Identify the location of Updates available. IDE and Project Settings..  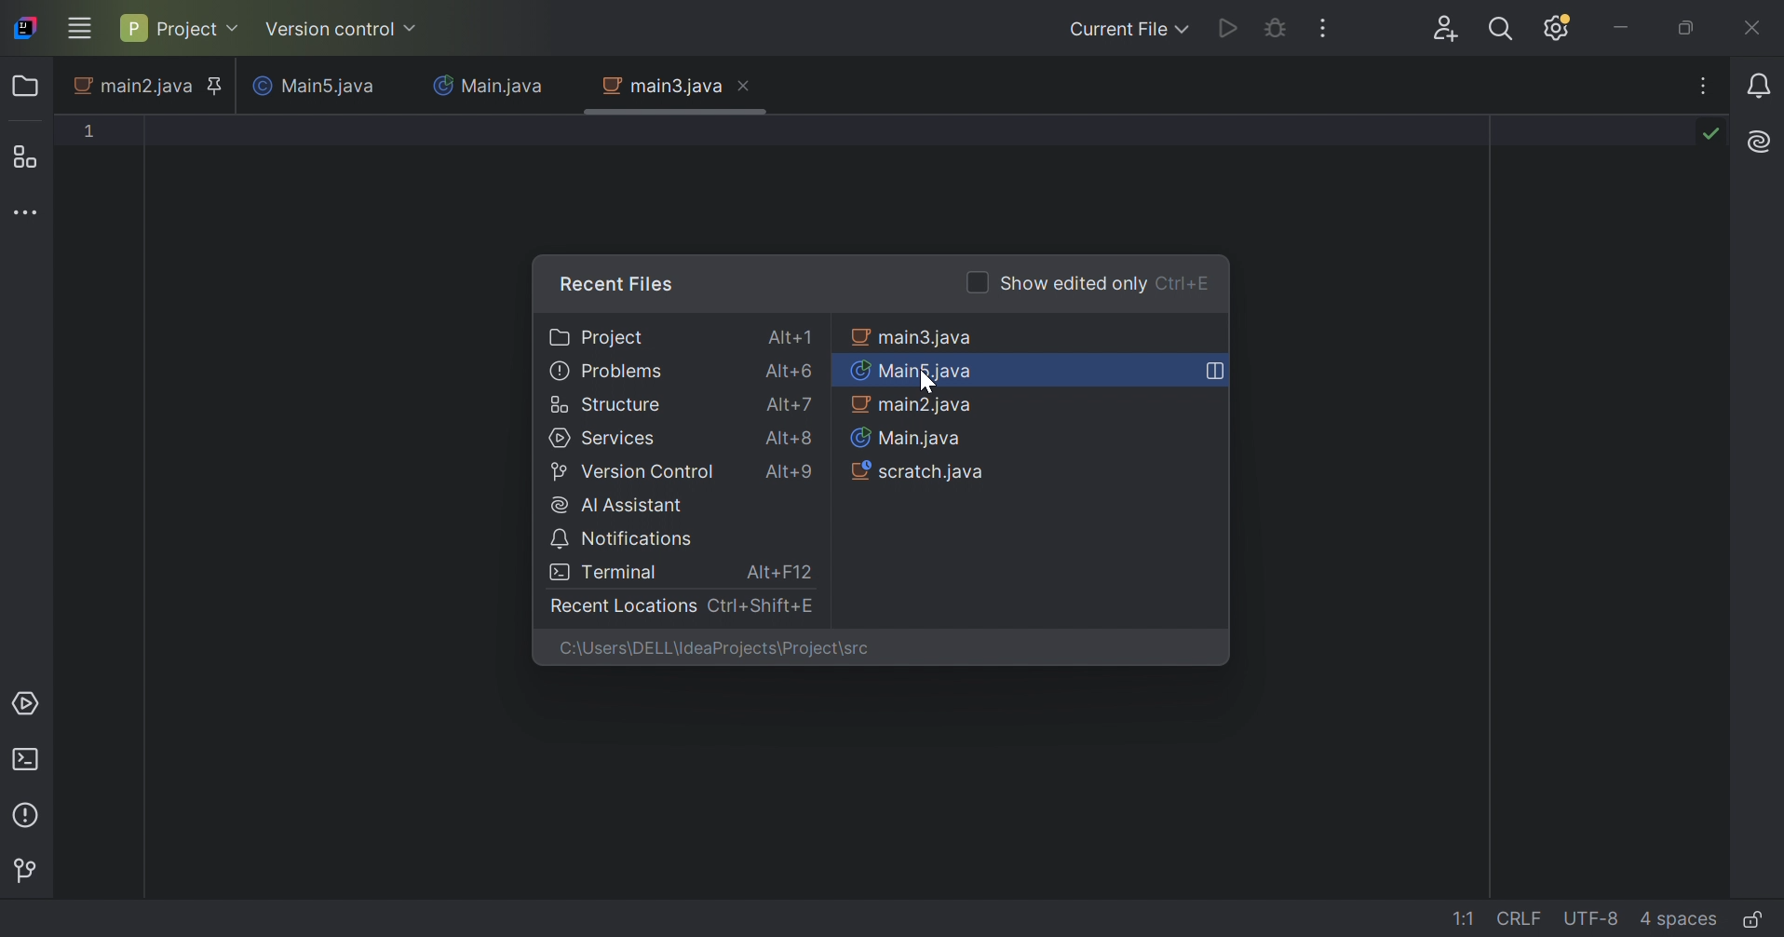
(1557, 29).